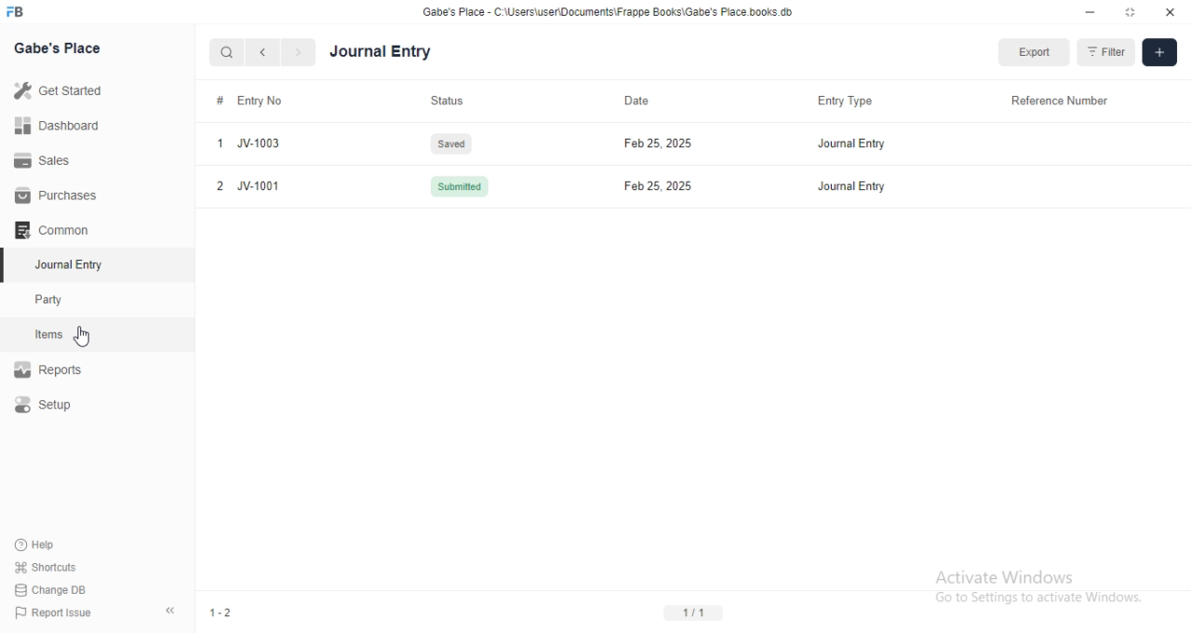  What do you see at coordinates (43, 545) in the screenshot?
I see `Help` at bounding box center [43, 545].